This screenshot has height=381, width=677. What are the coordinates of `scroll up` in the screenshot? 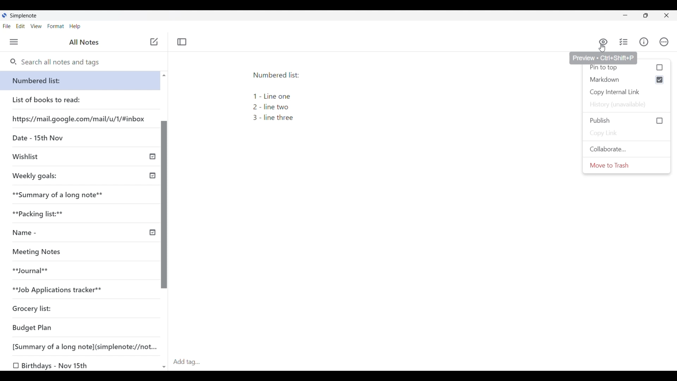 It's located at (164, 75).